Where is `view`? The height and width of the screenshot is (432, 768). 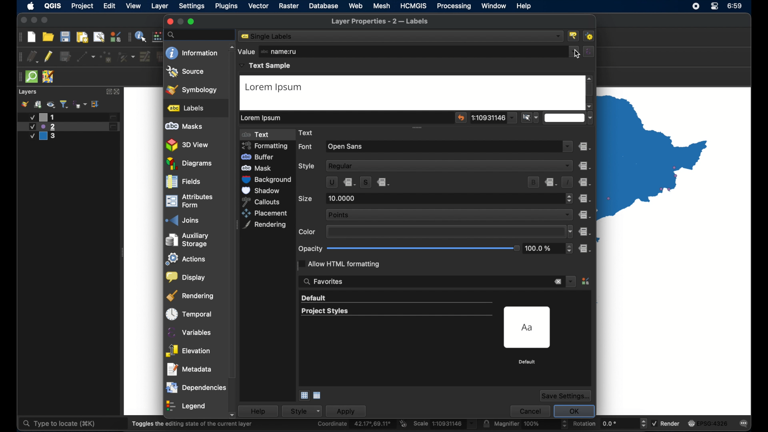
view is located at coordinates (134, 6).